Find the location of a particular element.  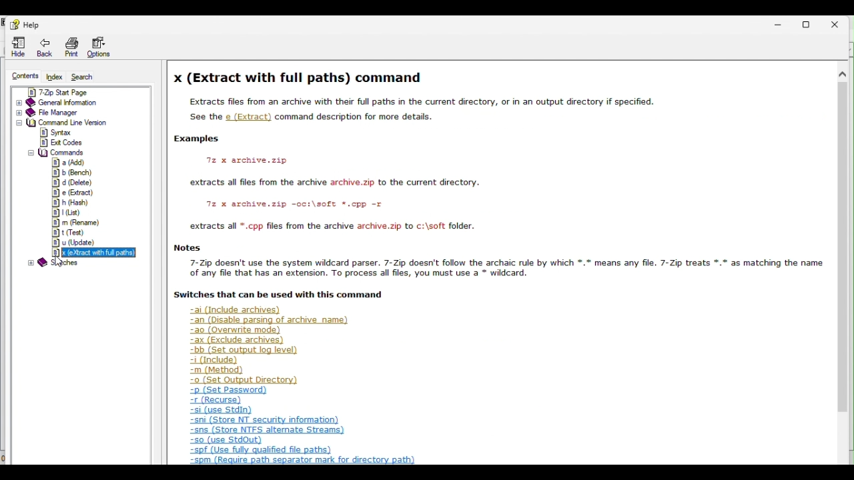

-sns is located at coordinates (269, 431).